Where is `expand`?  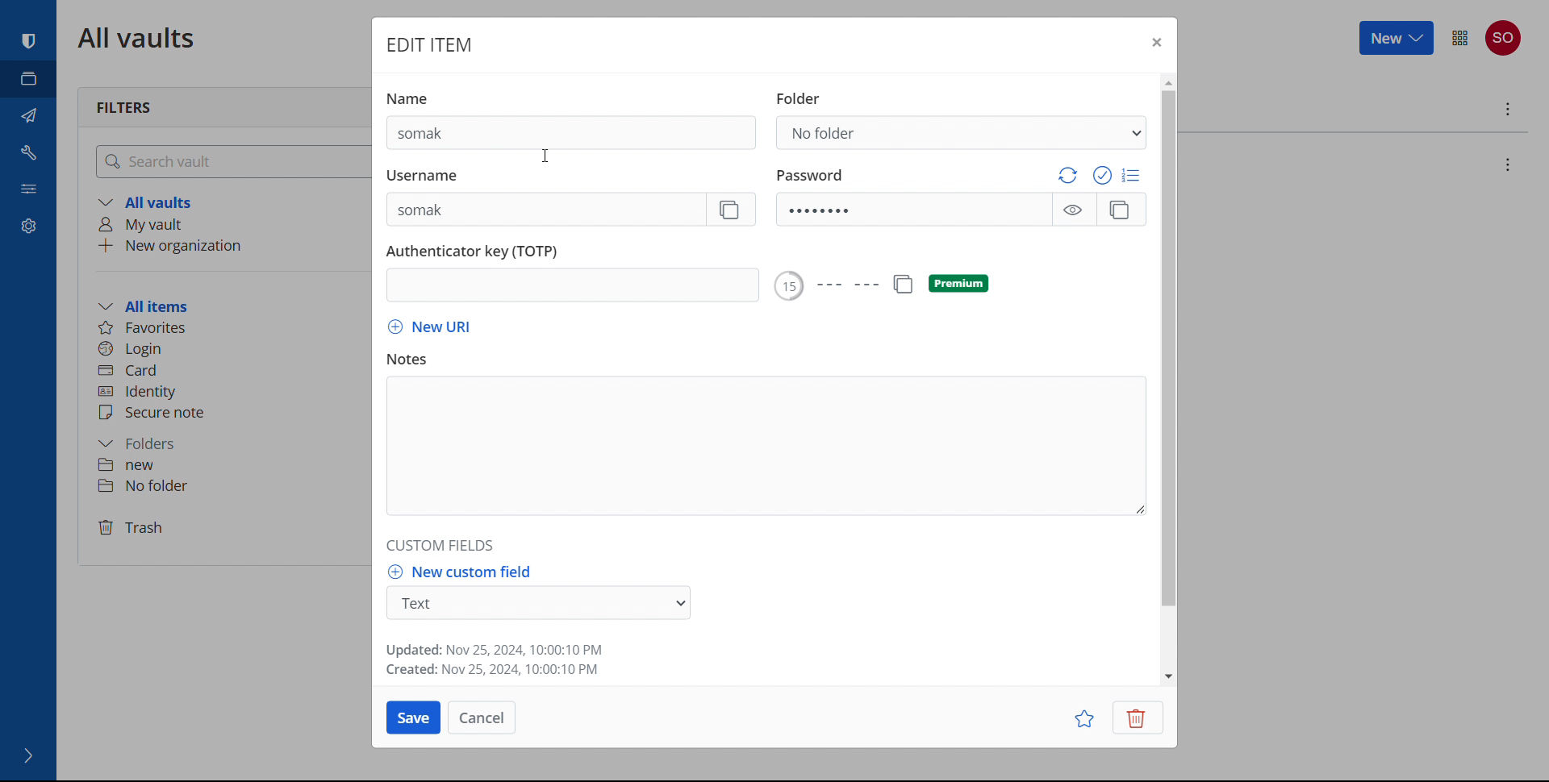
expand is located at coordinates (29, 756).